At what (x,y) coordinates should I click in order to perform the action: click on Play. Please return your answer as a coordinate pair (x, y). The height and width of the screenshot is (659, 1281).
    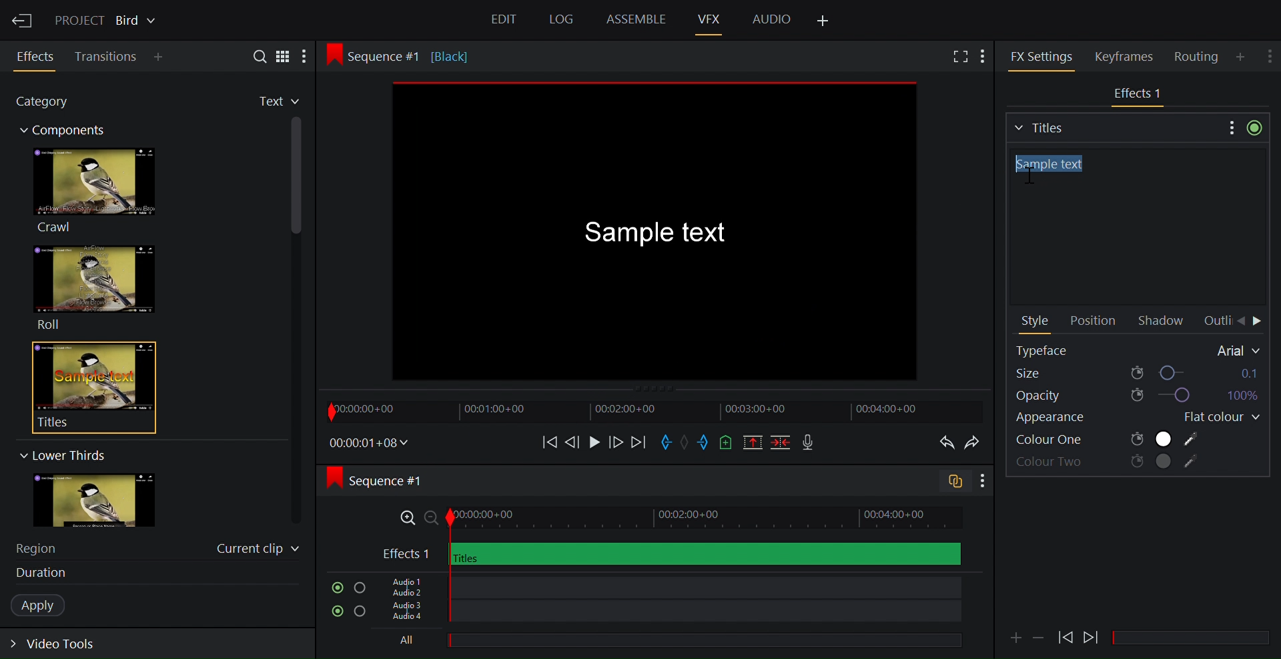
    Looking at the image, I should click on (594, 442).